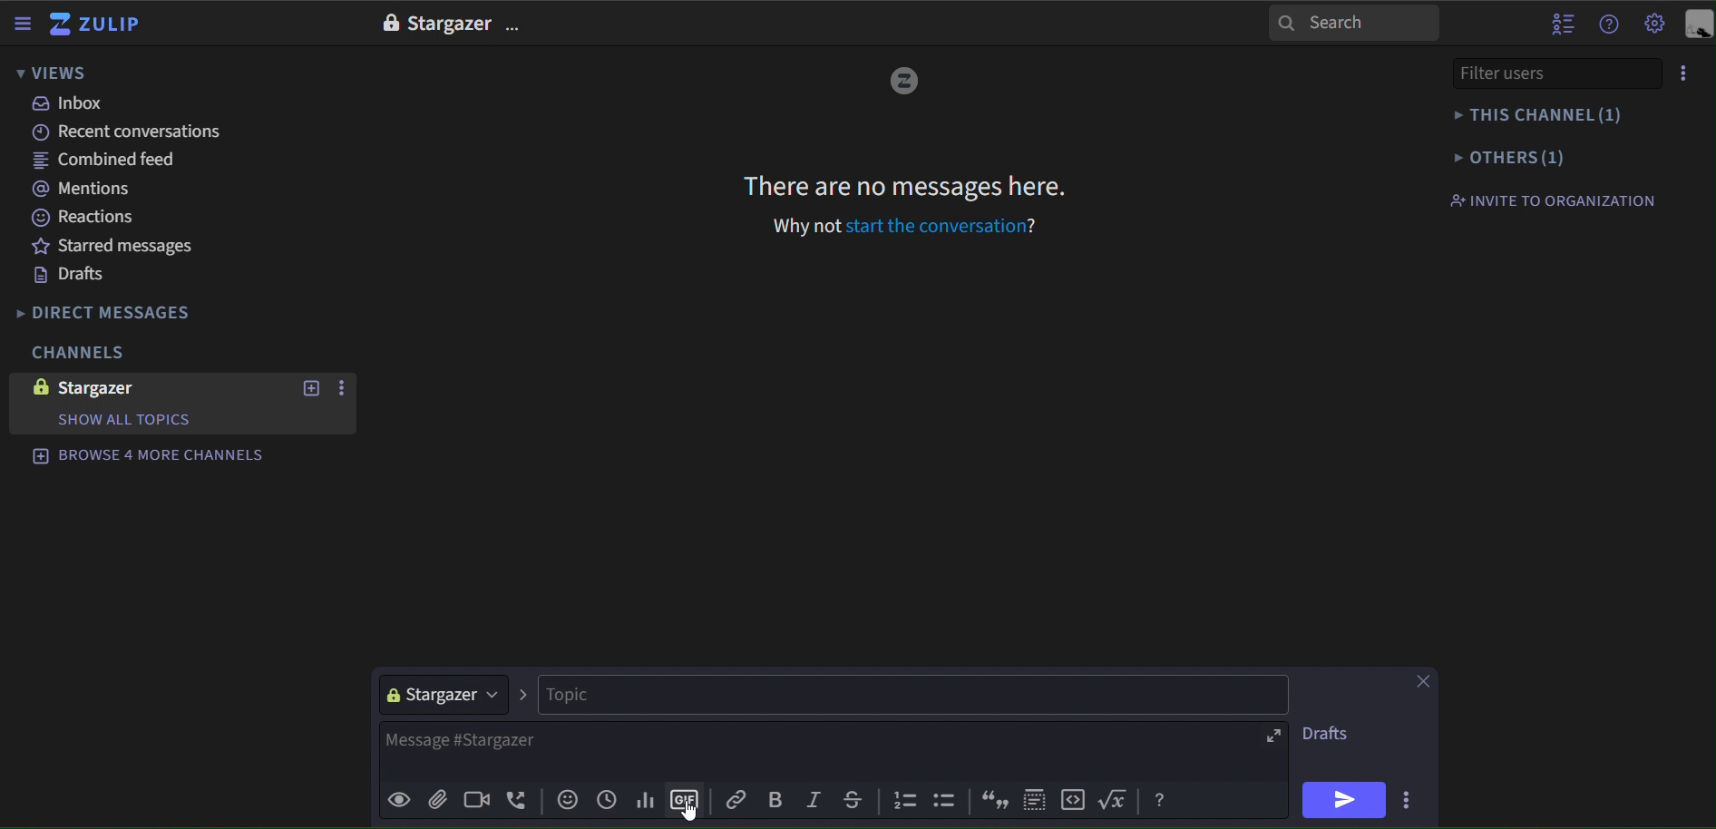 The height and width of the screenshot is (829, 1716). I want to click on cursor, so click(690, 814).